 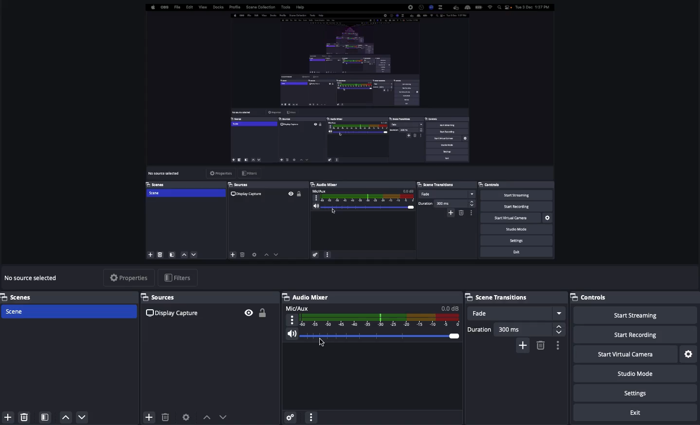 I want to click on Scene, so click(x=70, y=312).